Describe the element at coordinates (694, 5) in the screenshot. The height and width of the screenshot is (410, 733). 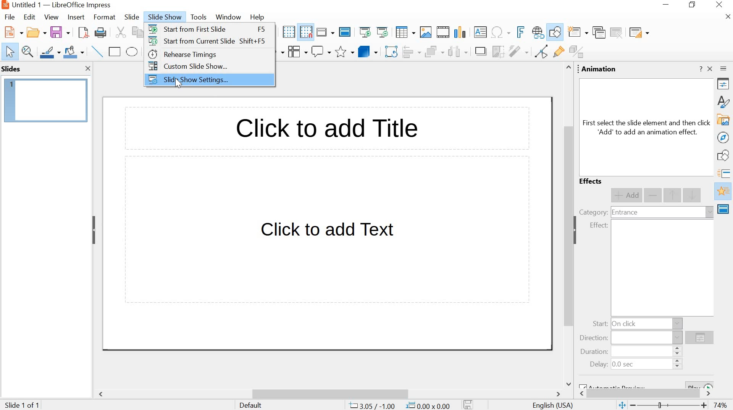
I see `maximize` at that location.